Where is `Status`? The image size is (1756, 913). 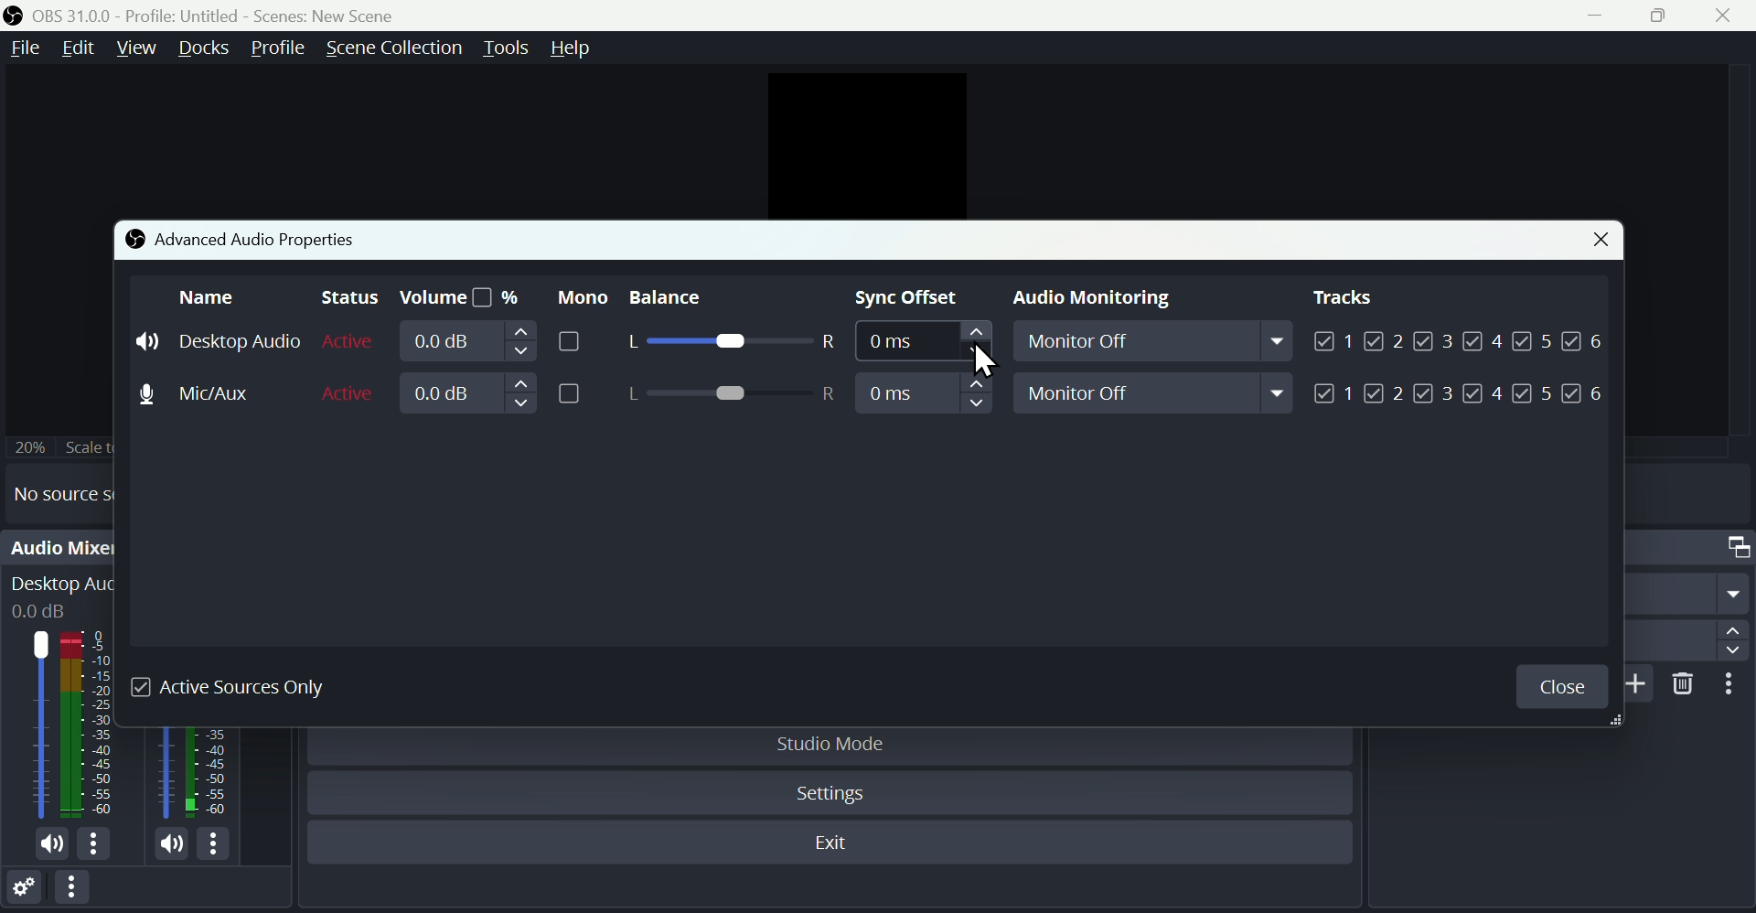
Status is located at coordinates (345, 298).